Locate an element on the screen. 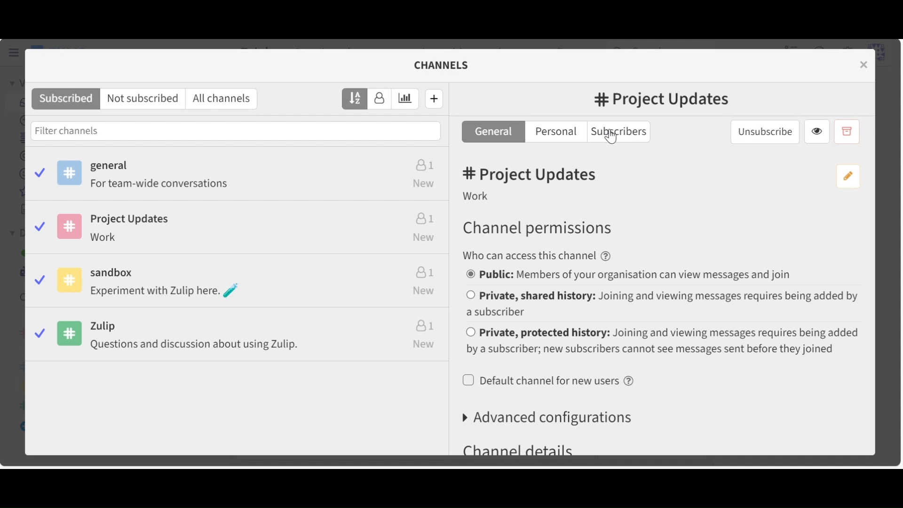 The width and height of the screenshot is (903, 508). Sort by subscribers is located at coordinates (381, 99).